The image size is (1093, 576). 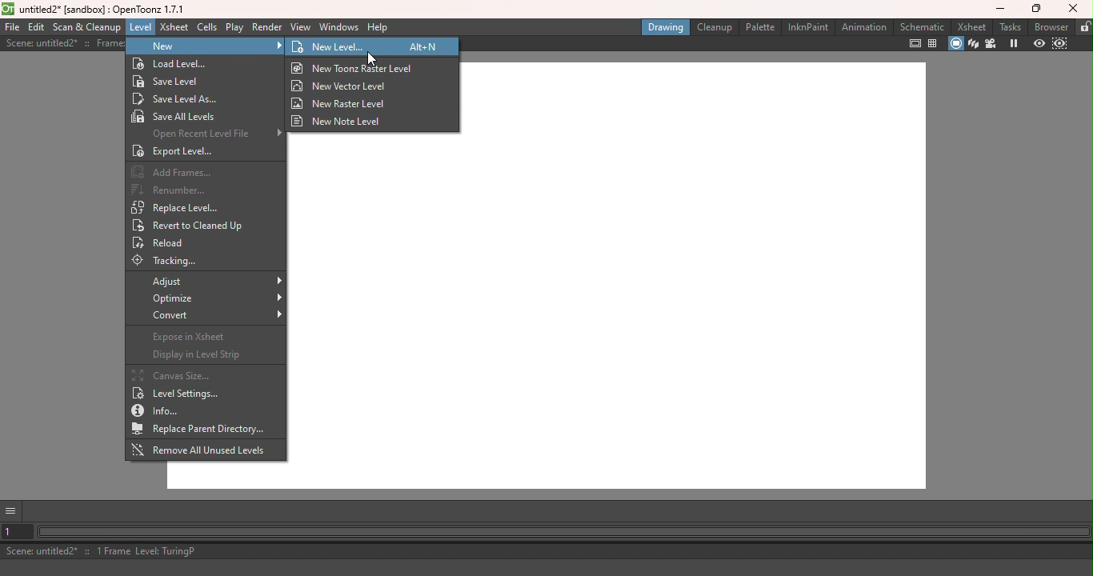 What do you see at coordinates (914, 43) in the screenshot?
I see `Safe area` at bounding box center [914, 43].